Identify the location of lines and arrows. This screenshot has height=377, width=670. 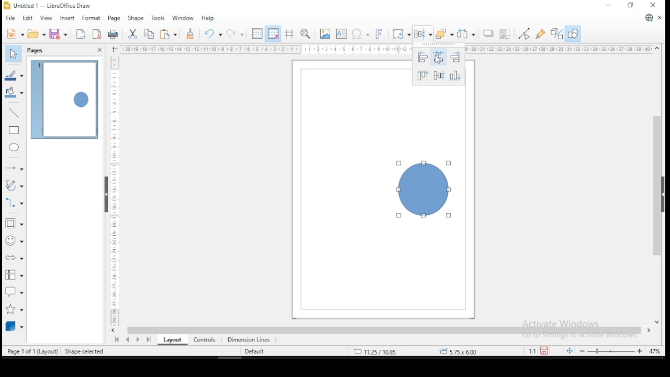
(15, 168).